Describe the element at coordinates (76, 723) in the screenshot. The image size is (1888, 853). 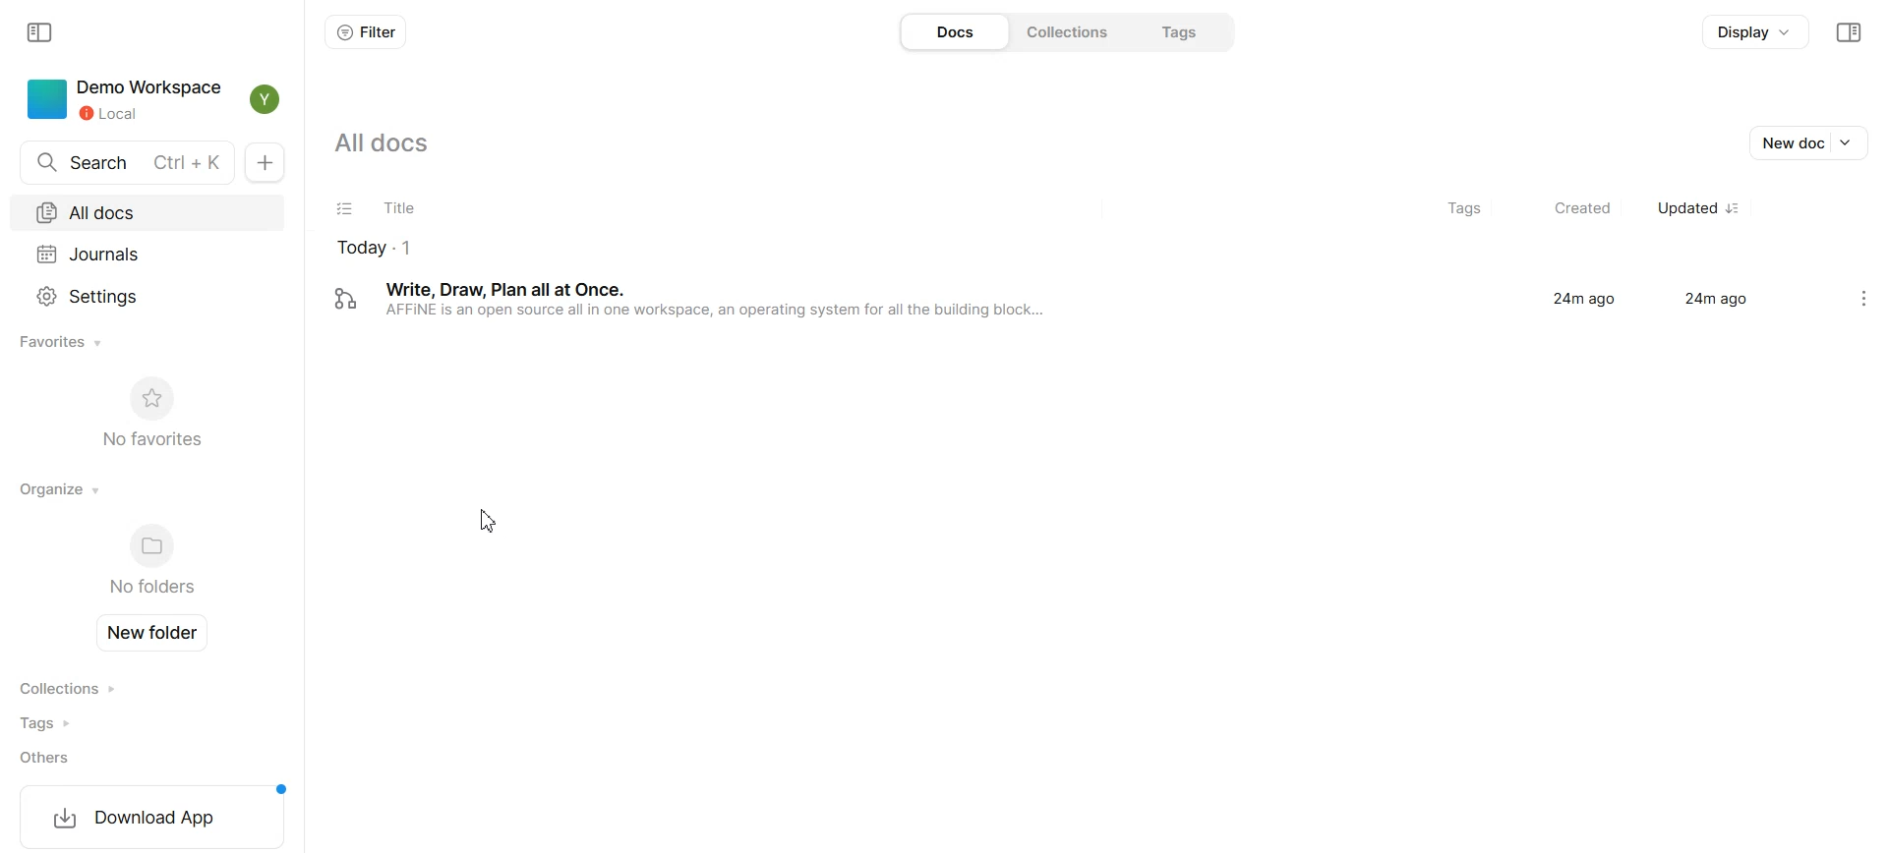
I see `Tags` at that location.